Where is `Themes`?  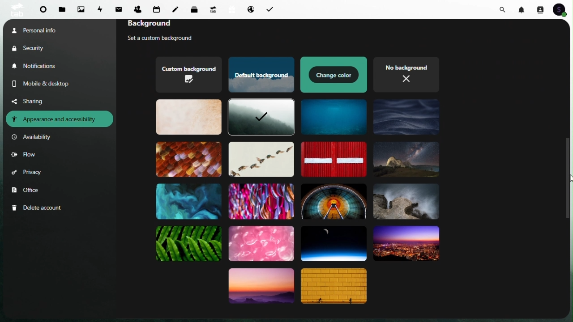
Themes is located at coordinates (188, 159).